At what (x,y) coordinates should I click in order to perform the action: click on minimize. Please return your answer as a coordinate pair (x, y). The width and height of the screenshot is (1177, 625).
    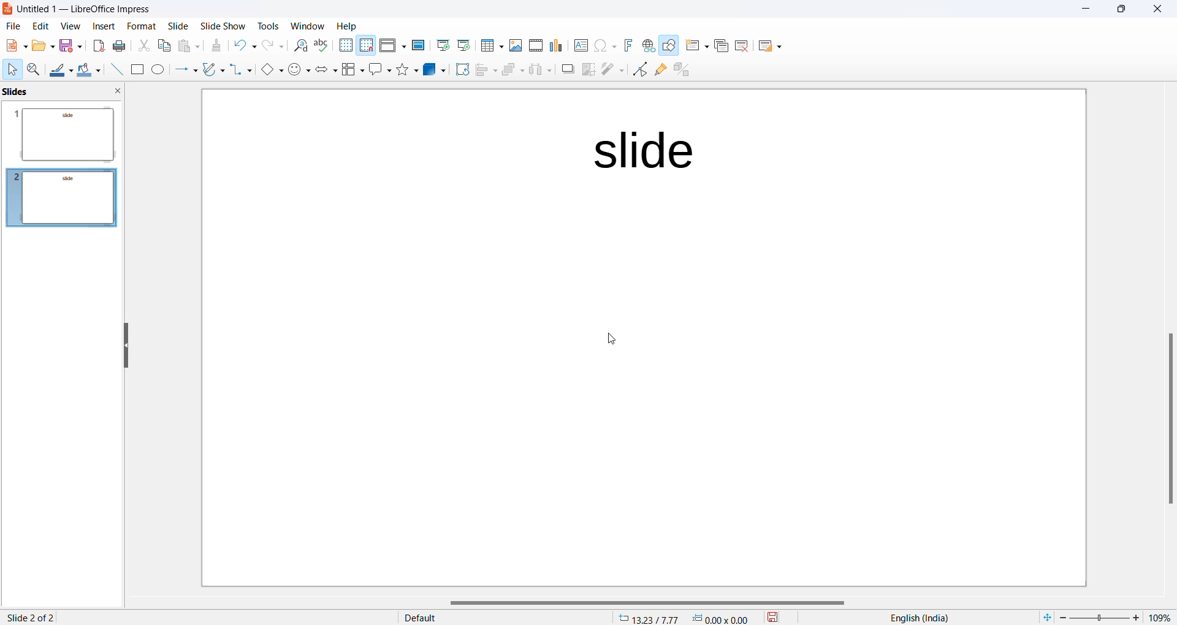
    Looking at the image, I should click on (1083, 10).